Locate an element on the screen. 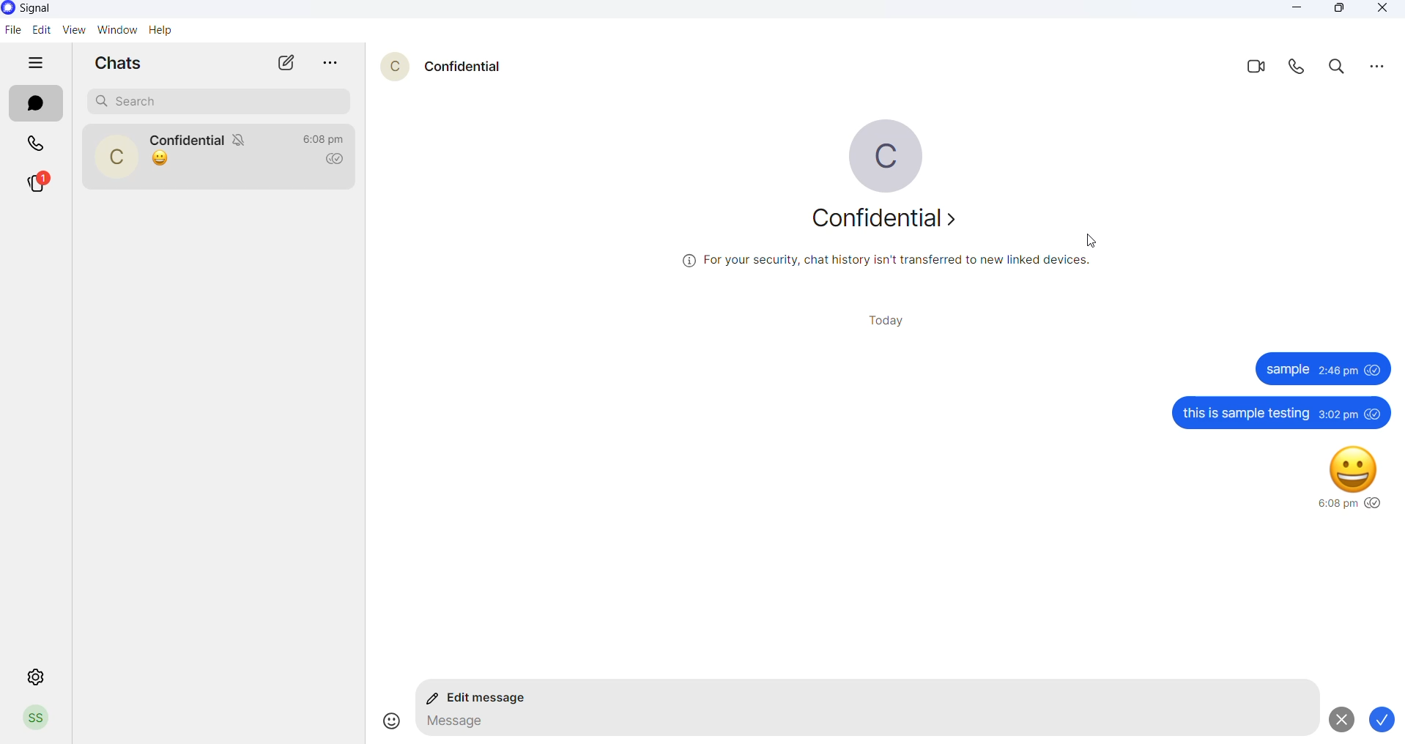  2:48 pm is located at coordinates (1338, 370).